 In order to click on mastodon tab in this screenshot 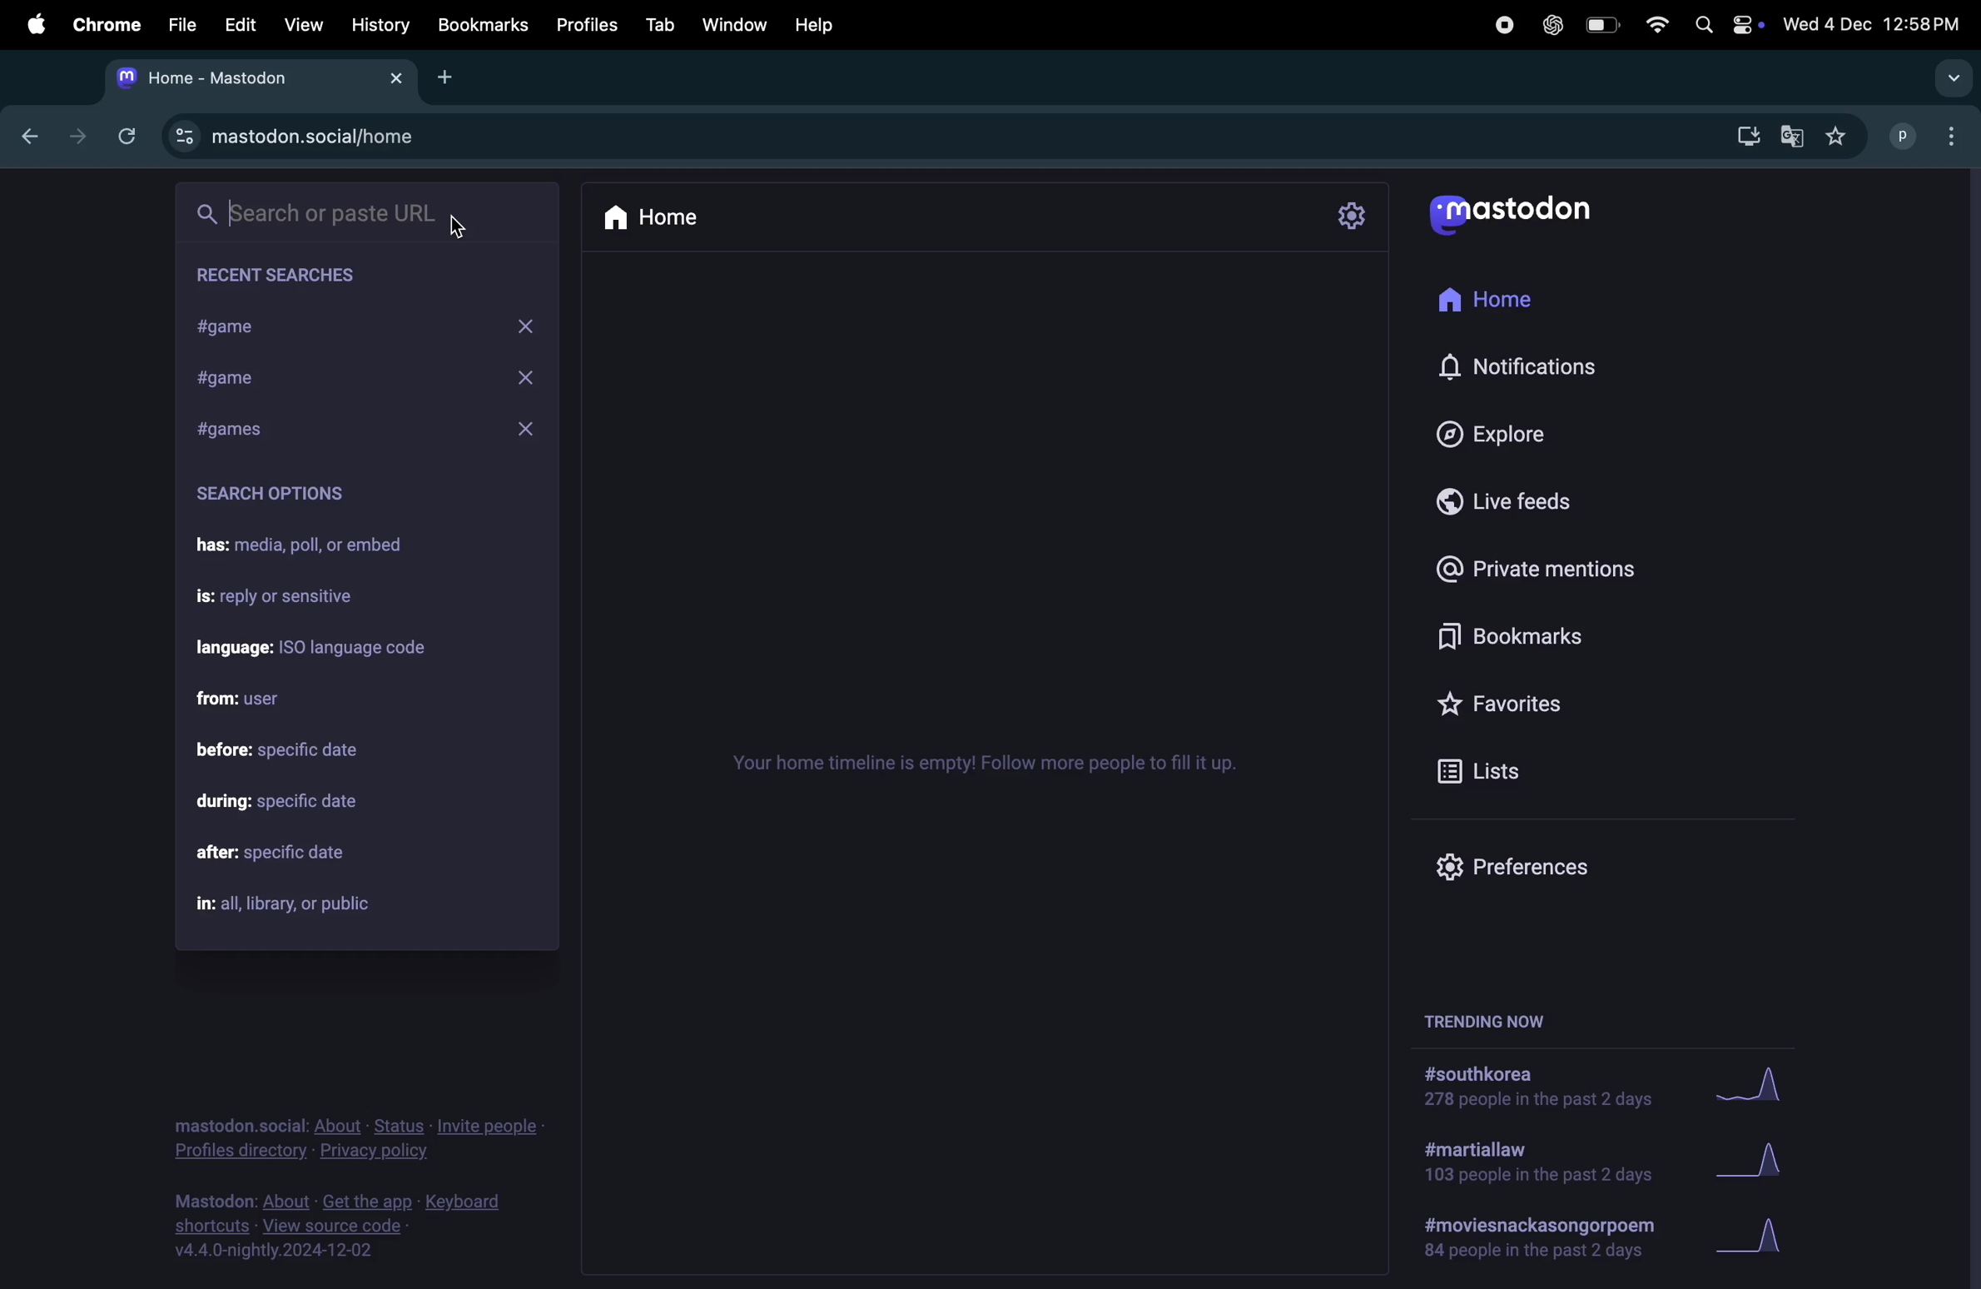, I will do `click(264, 77)`.